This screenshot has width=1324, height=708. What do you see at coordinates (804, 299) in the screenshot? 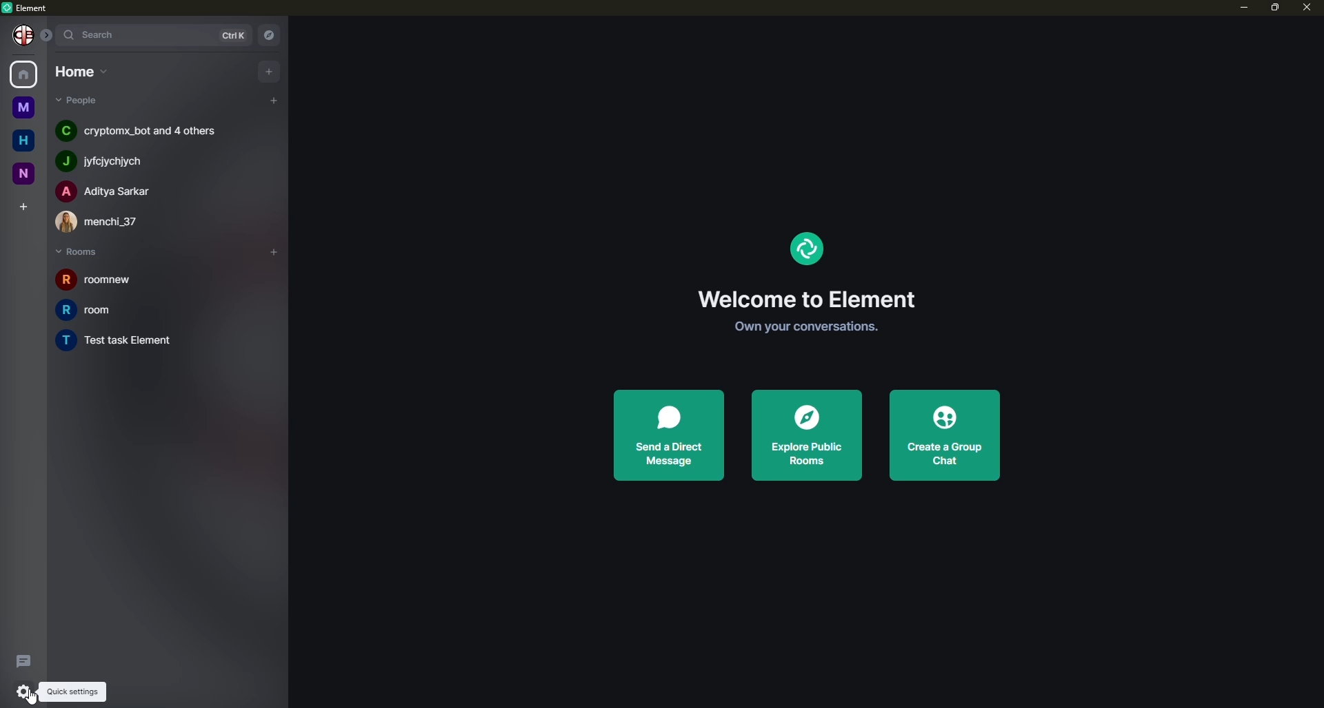
I see `welcome` at bounding box center [804, 299].